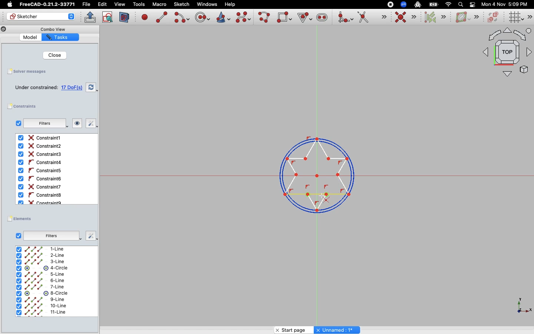 The width and height of the screenshot is (534, 334). I want to click on View section, so click(125, 17).